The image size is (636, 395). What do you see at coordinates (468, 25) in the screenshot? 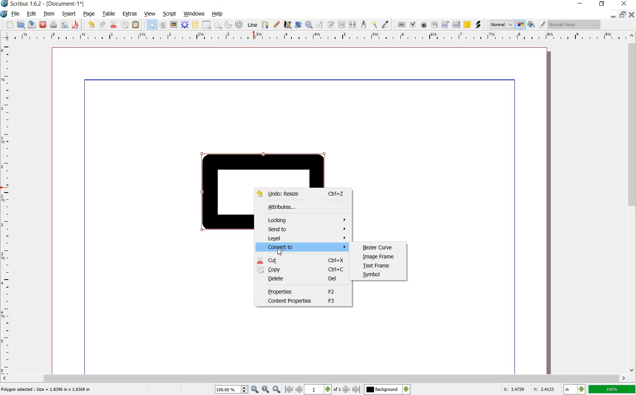
I see `text annotation` at bounding box center [468, 25].